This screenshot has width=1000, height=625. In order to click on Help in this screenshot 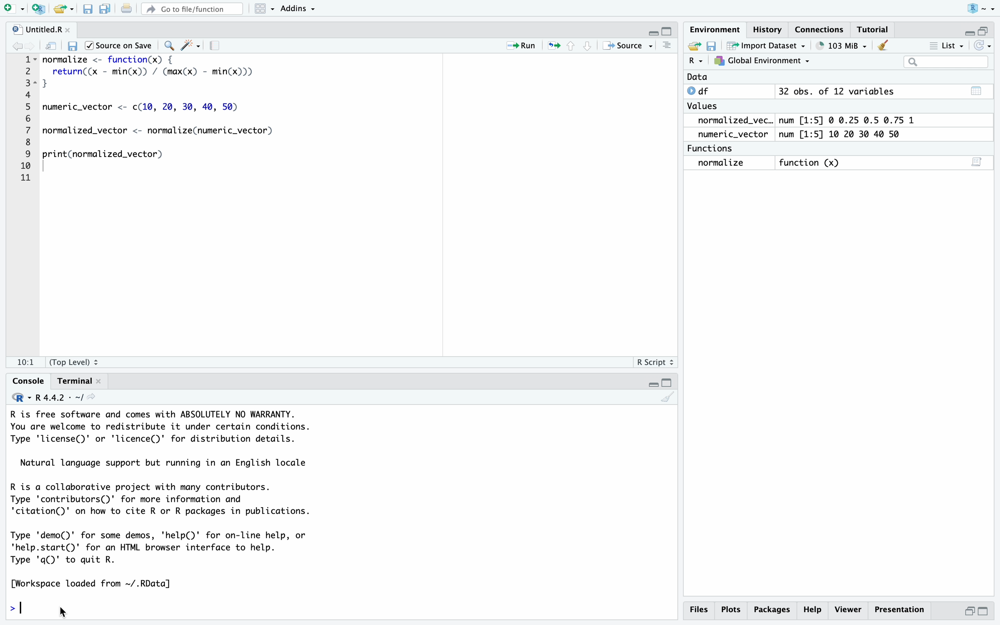, I will do `click(812, 610)`.